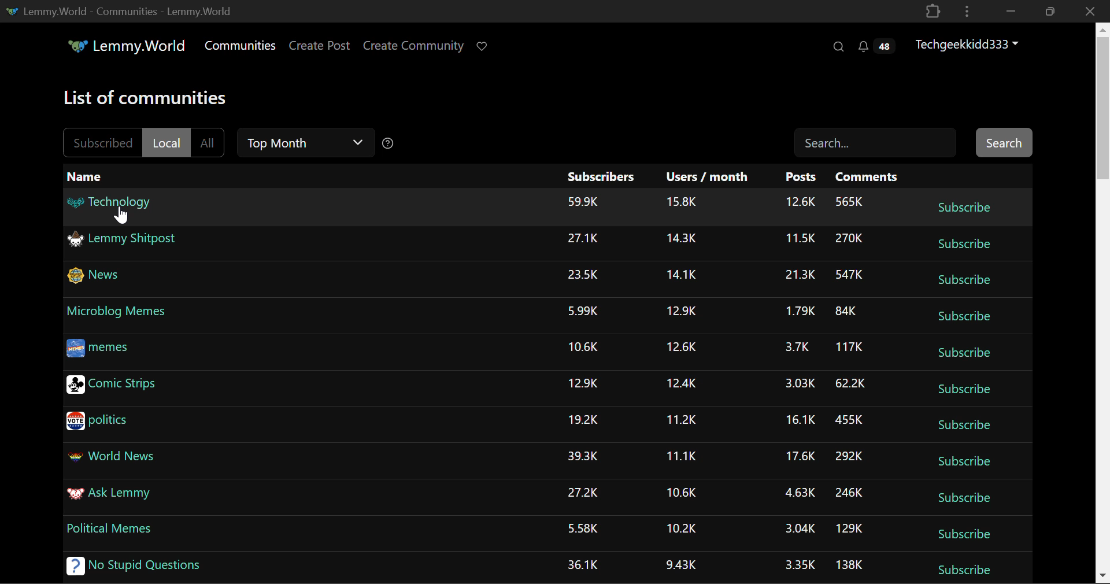  What do you see at coordinates (680, 418) in the screenshot?
I see `Amount ` at bounding box center [680, 418].